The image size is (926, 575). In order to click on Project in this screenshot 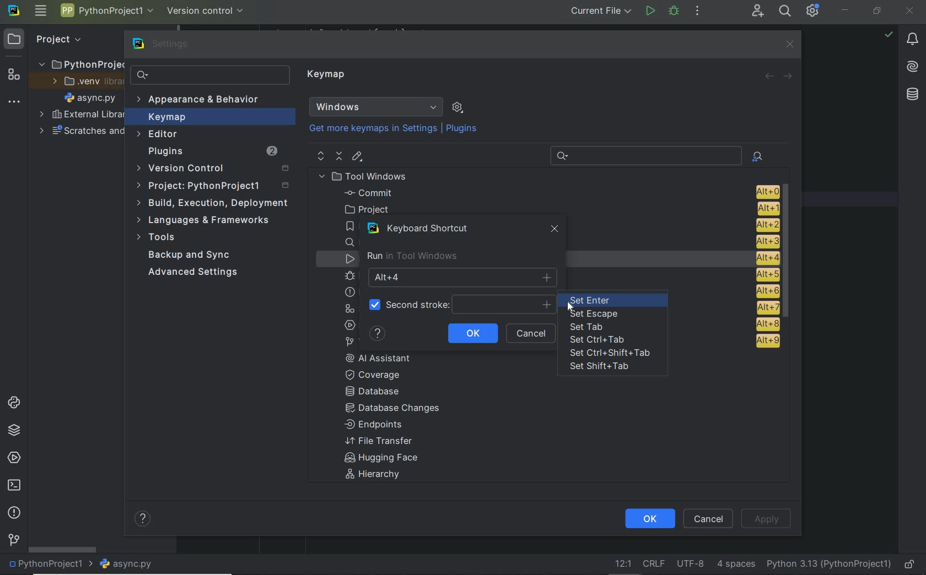, I will do `click(47, 39)`.